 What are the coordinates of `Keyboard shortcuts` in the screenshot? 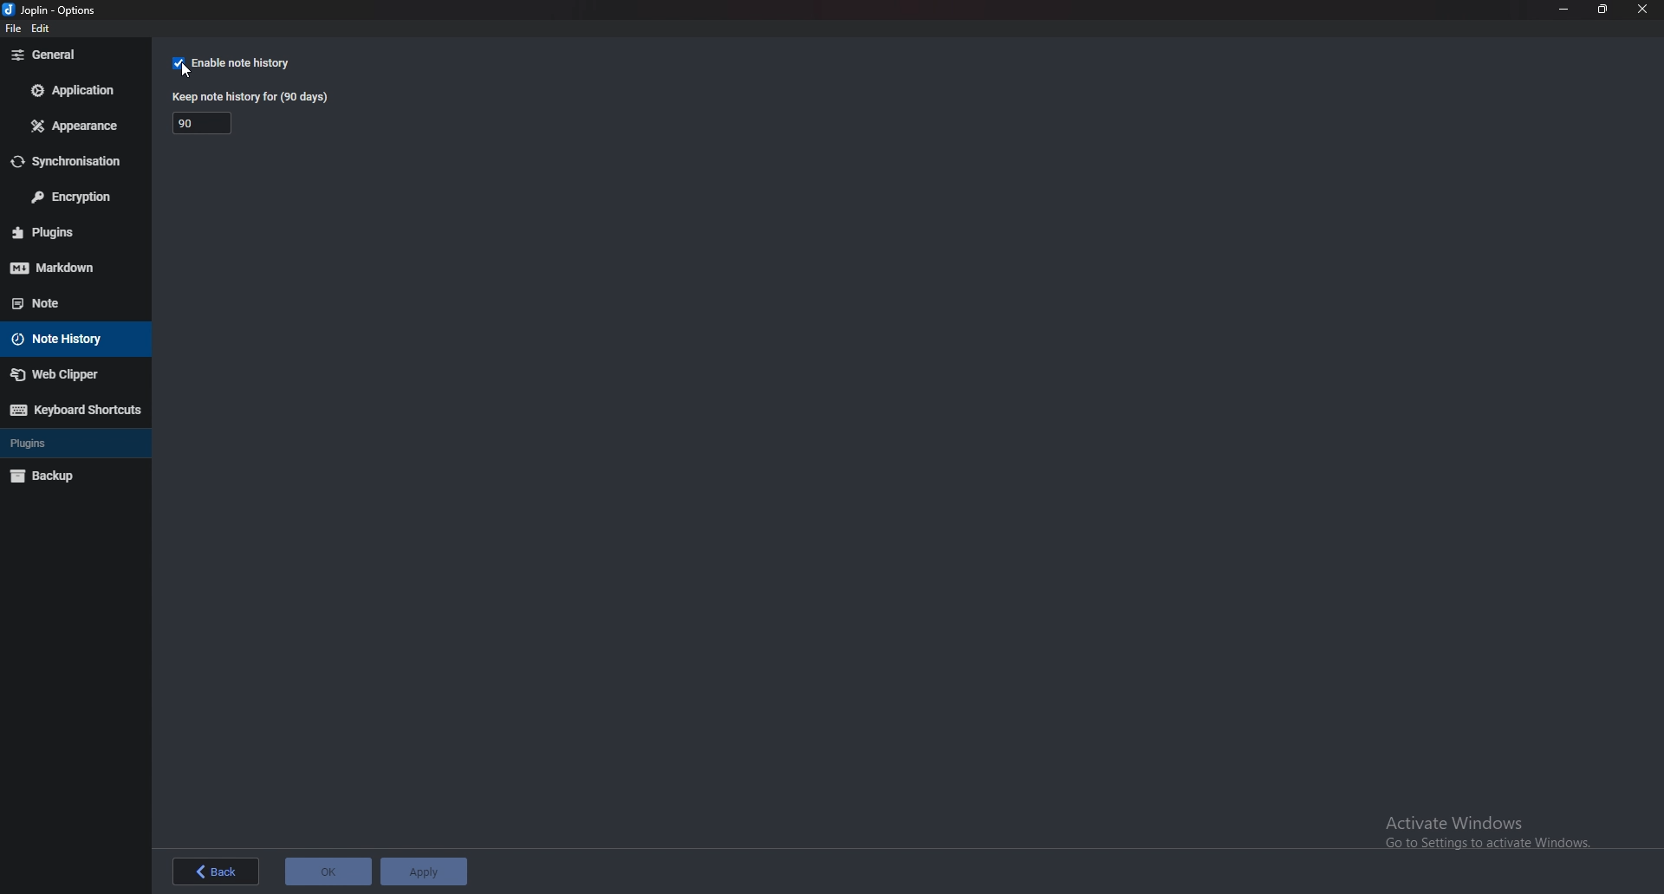 It's located at (73, 410).